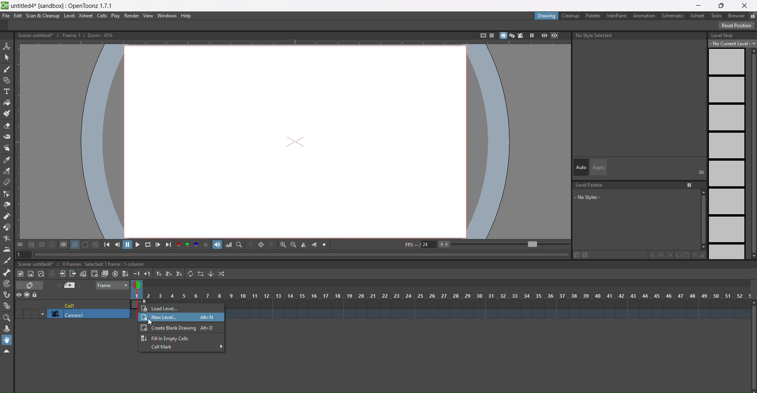 This screenshot has width=757, height=393. Describe the element at coordinates (7, 148) in the screenshot. I see `finger tool` at that location.